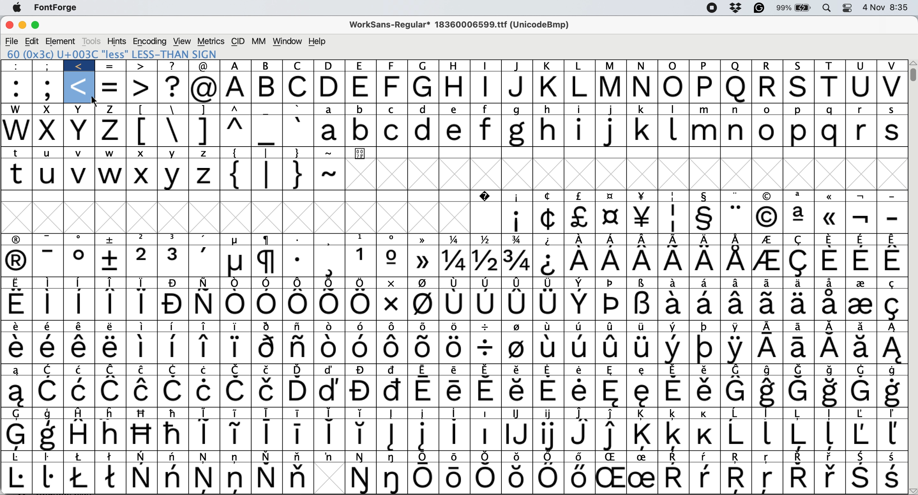 Image resolution: width=918 pixels, height=495 pixels. Describe the element at coordinates (580, 131) in the screenshot. I see `i` at that location.